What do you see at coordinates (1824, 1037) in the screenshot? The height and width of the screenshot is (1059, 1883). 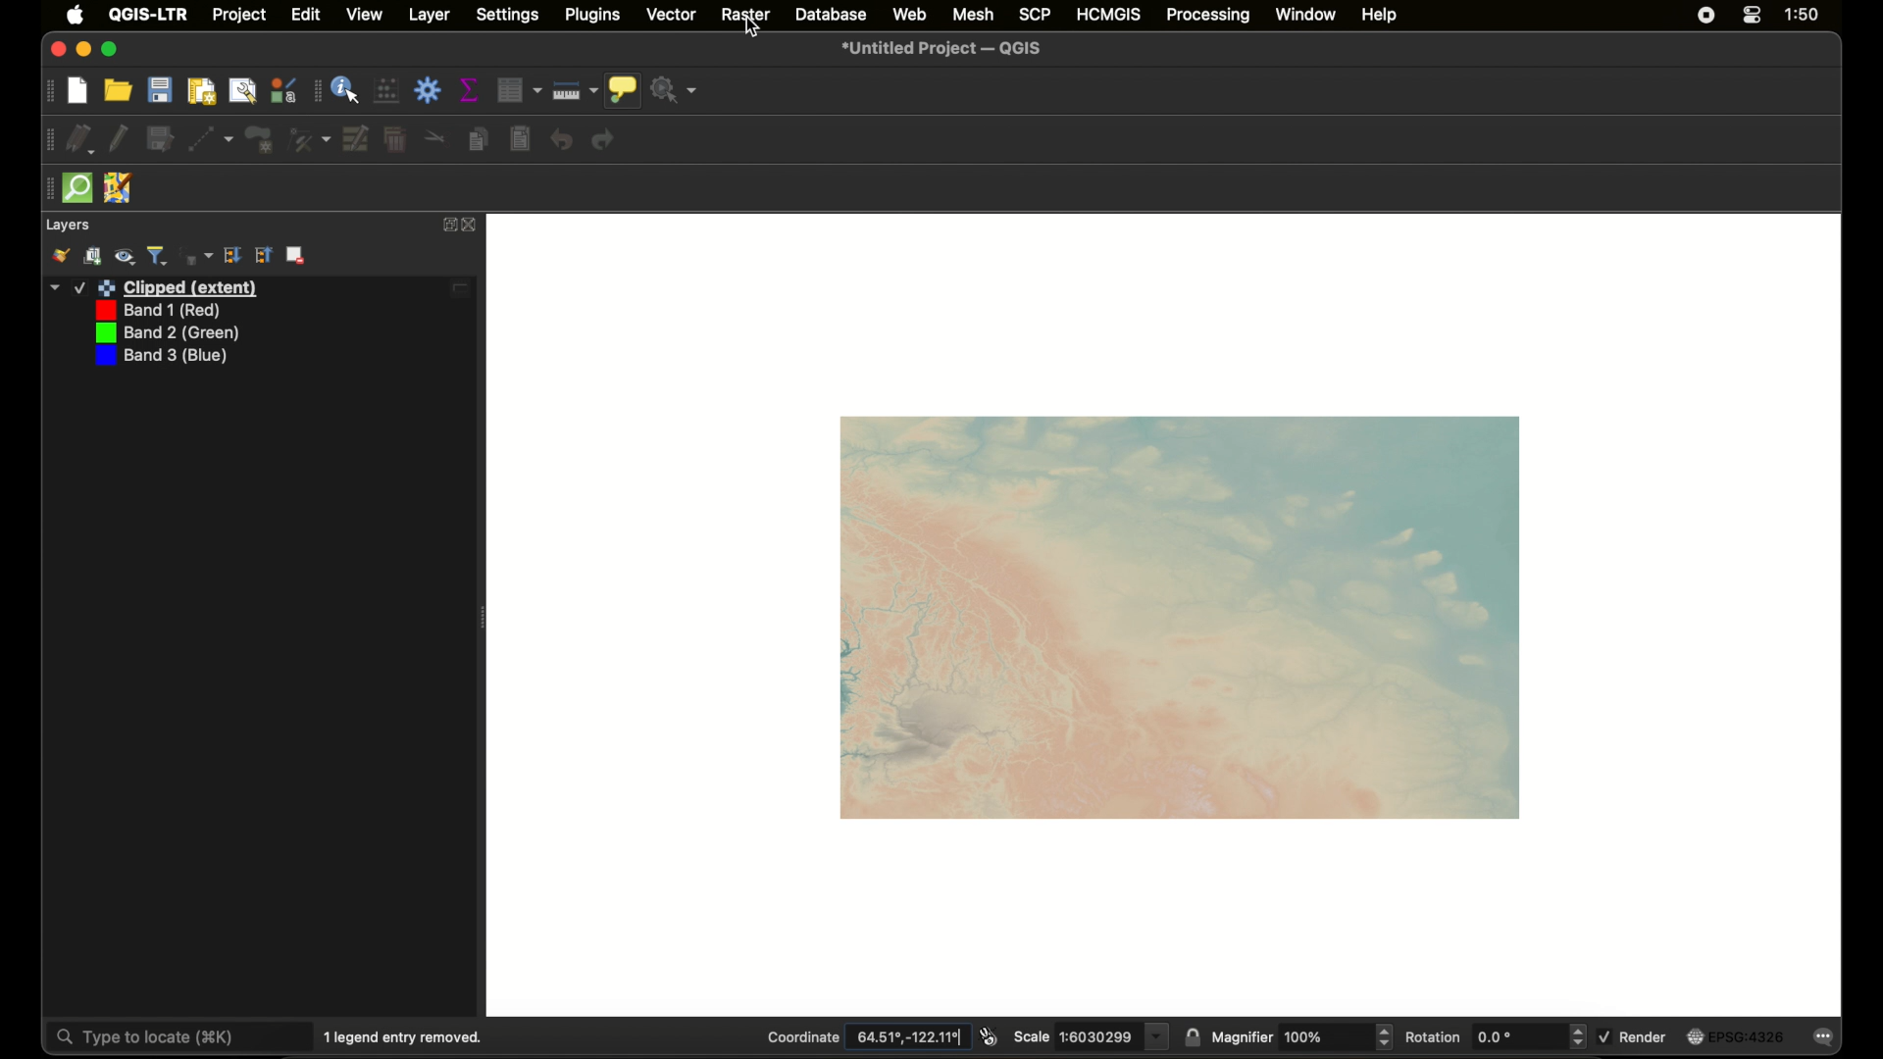 I see `messages` at bounding box center [1824, 1037].